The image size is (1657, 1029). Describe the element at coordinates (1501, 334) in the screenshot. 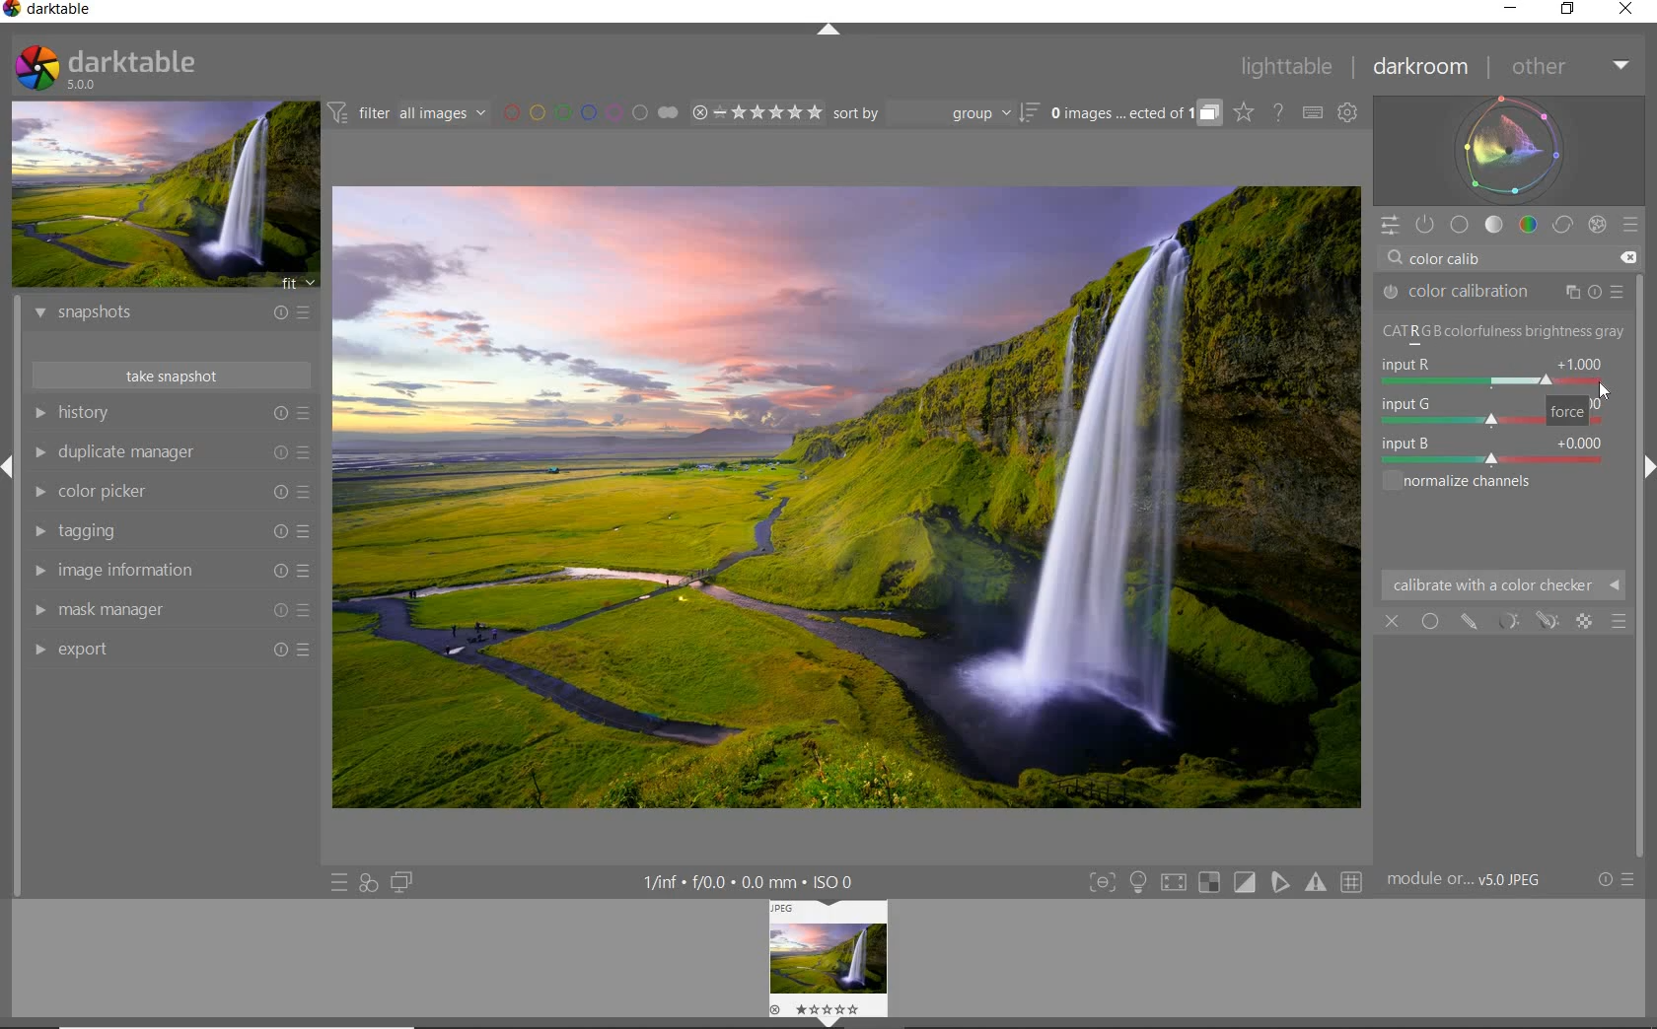

I see `NORMALIZE CHANNELS` at that location.